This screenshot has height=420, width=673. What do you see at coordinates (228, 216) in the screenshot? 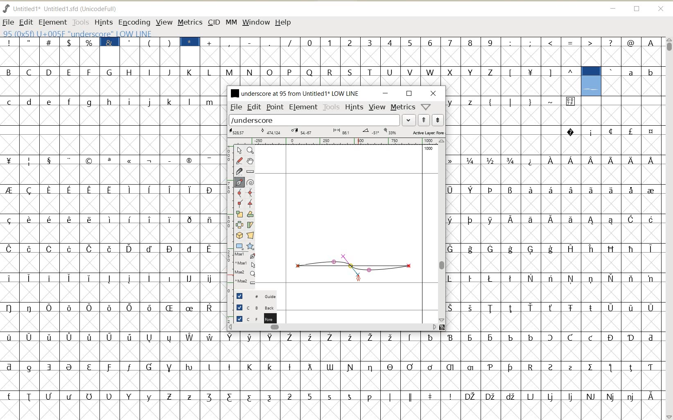
I see `SCALE` at bounding box center [228, 216].